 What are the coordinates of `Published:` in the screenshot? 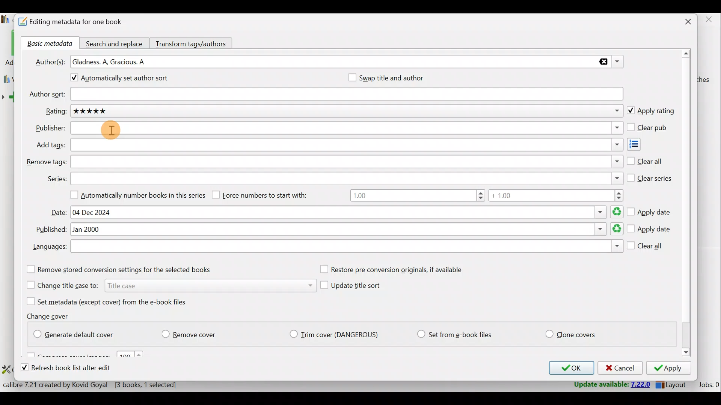 It's located at (50, 230).